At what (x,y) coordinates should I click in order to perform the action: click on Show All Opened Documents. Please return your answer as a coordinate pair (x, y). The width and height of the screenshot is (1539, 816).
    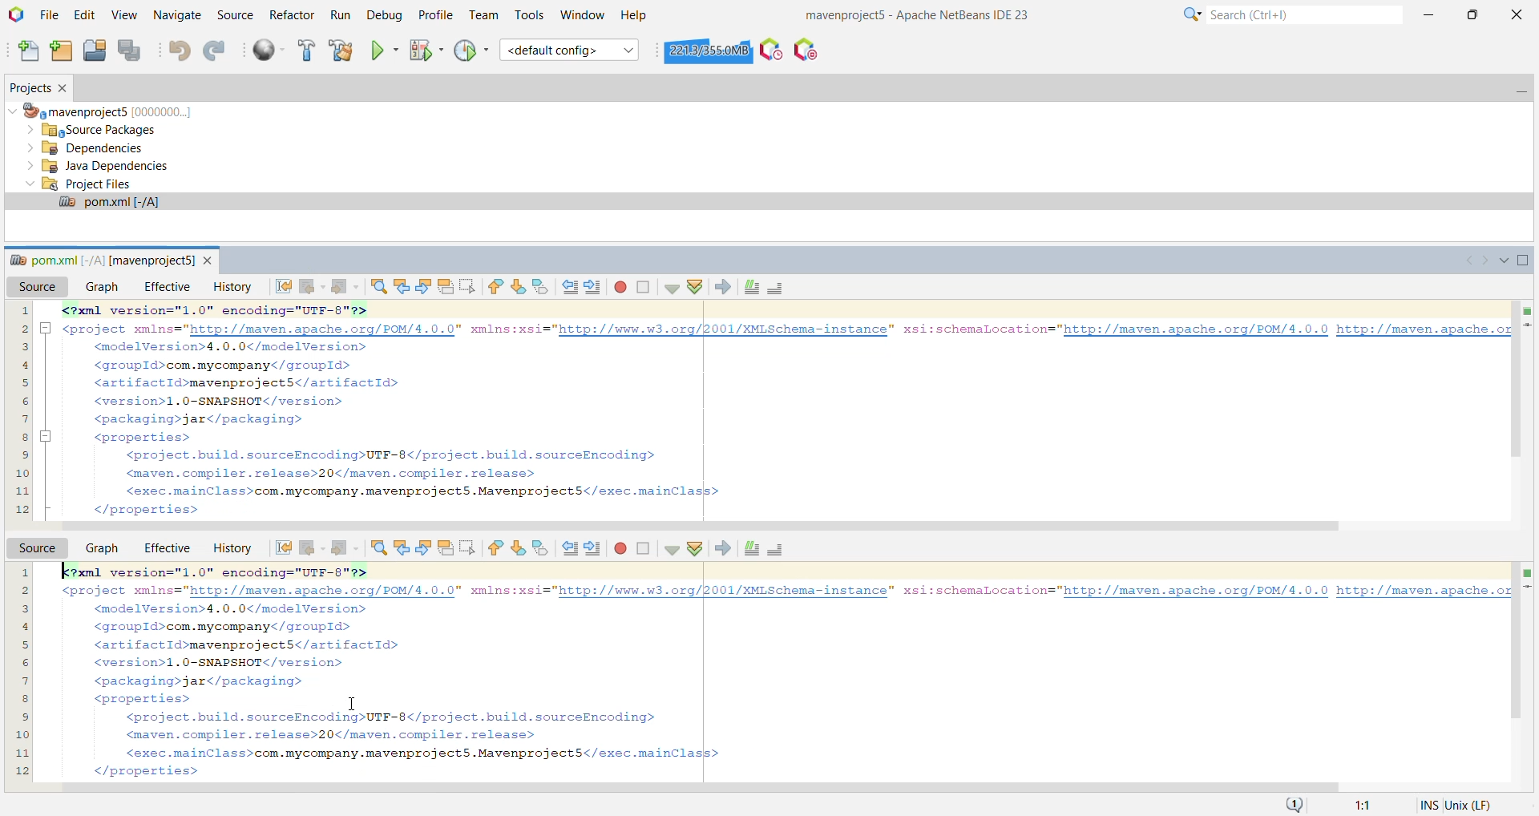
    Looking at the image, I should click on (1501, 260).